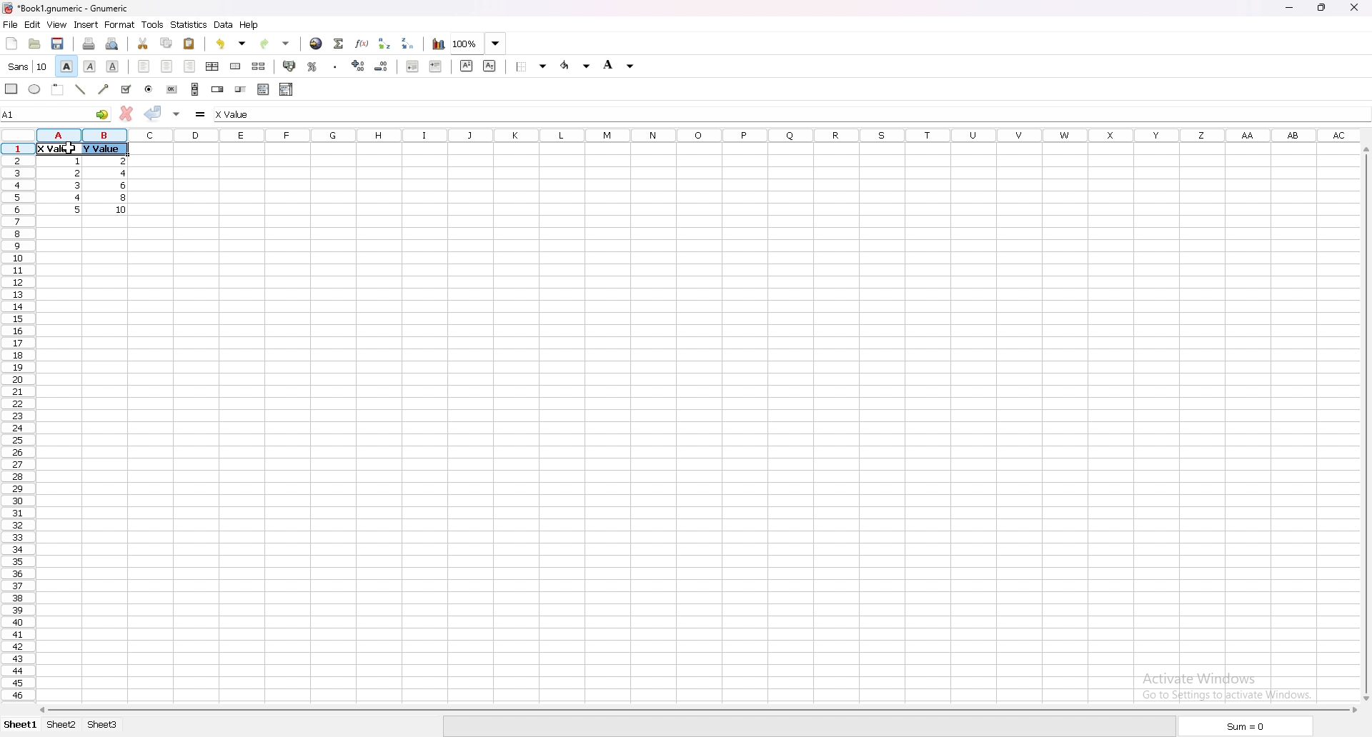 Image resolution: width=1372 pixels, height=737 pixels. Describe the element at coordinates (86, 24) in the screenshot. I see `insert` at that location.